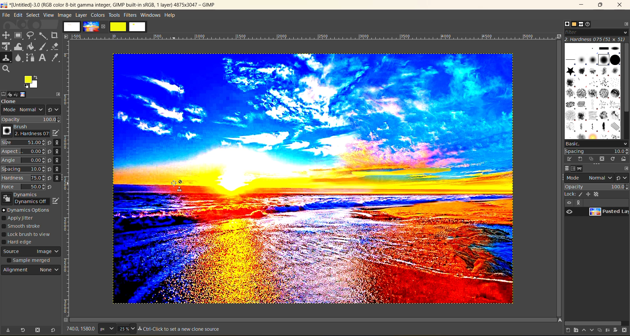 This screenshot has width=630, height=336. I want to click on switch to another group, so click(53, 109).